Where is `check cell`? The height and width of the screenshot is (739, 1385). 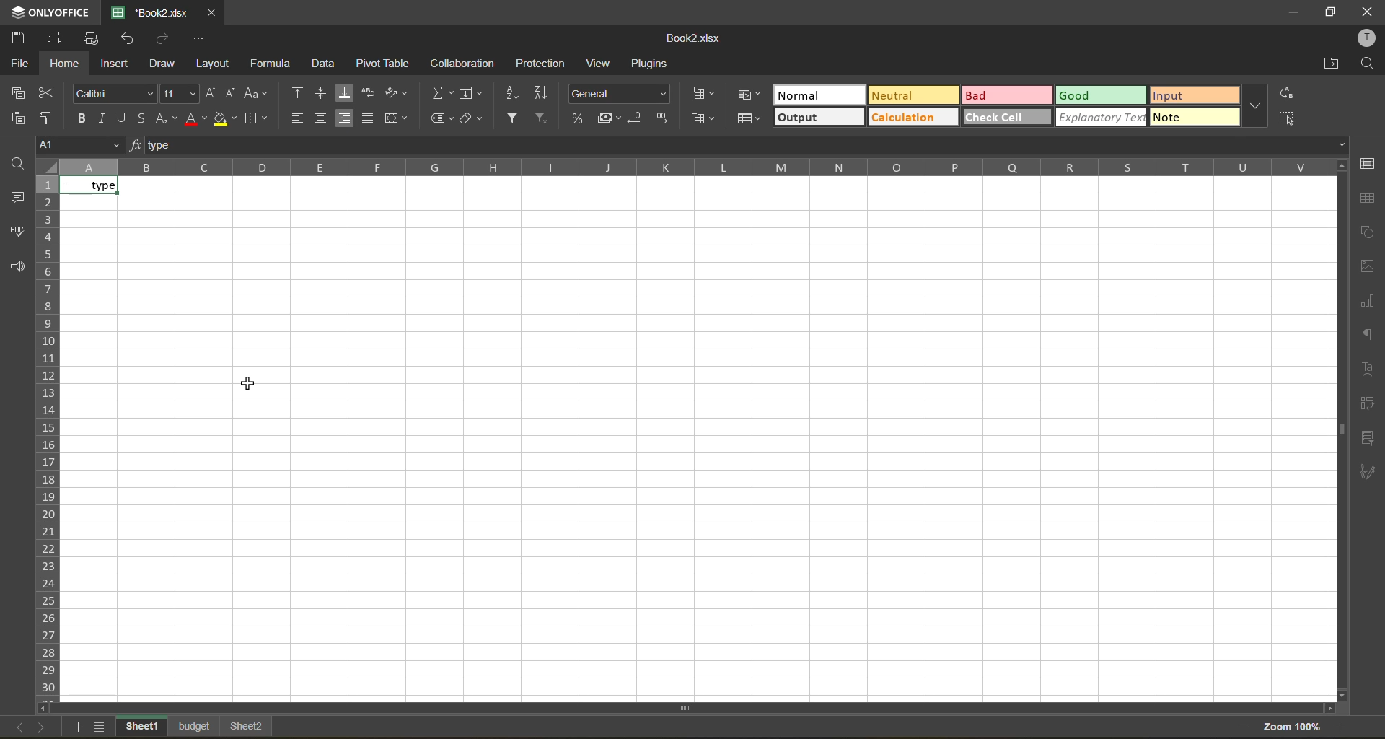 check cell is located at coordinates (1008, 117).